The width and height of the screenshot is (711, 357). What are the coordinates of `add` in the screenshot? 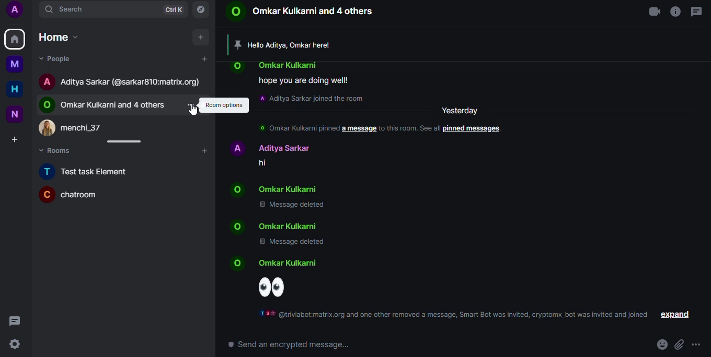 It's located at (206, 59).